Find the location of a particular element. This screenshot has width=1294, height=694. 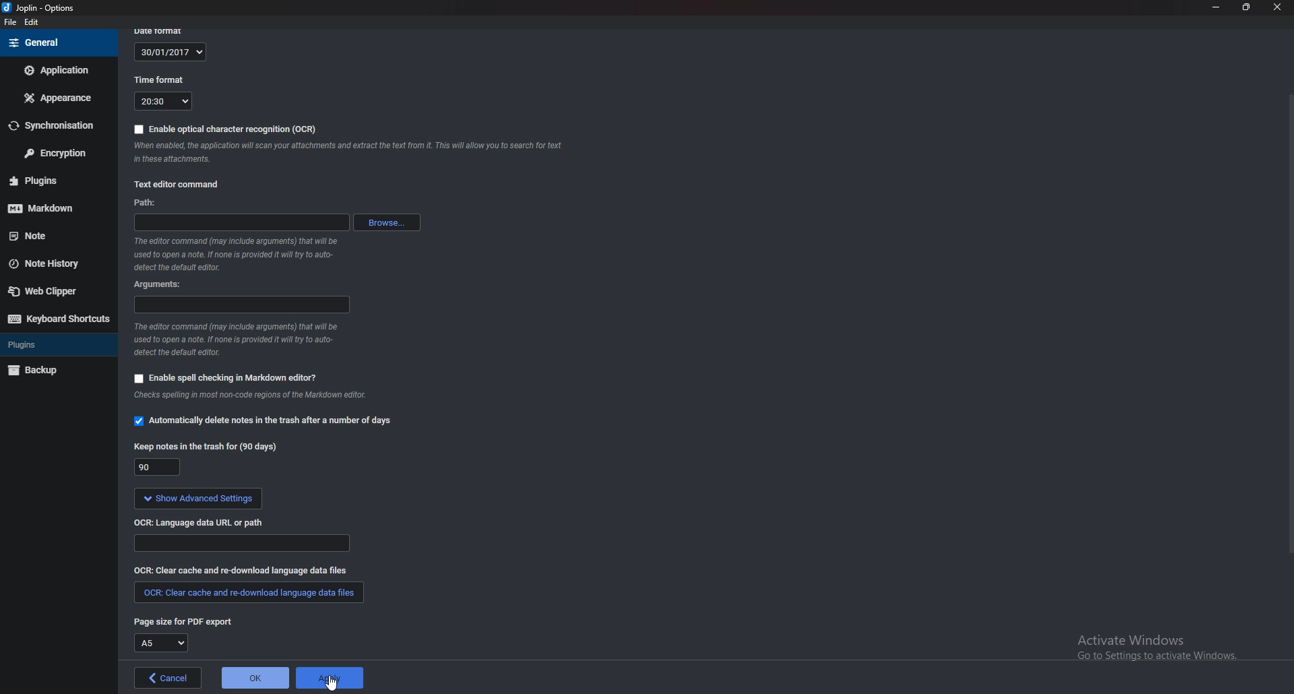

clear cache and redownload language data is located at coordinates (250, 592).